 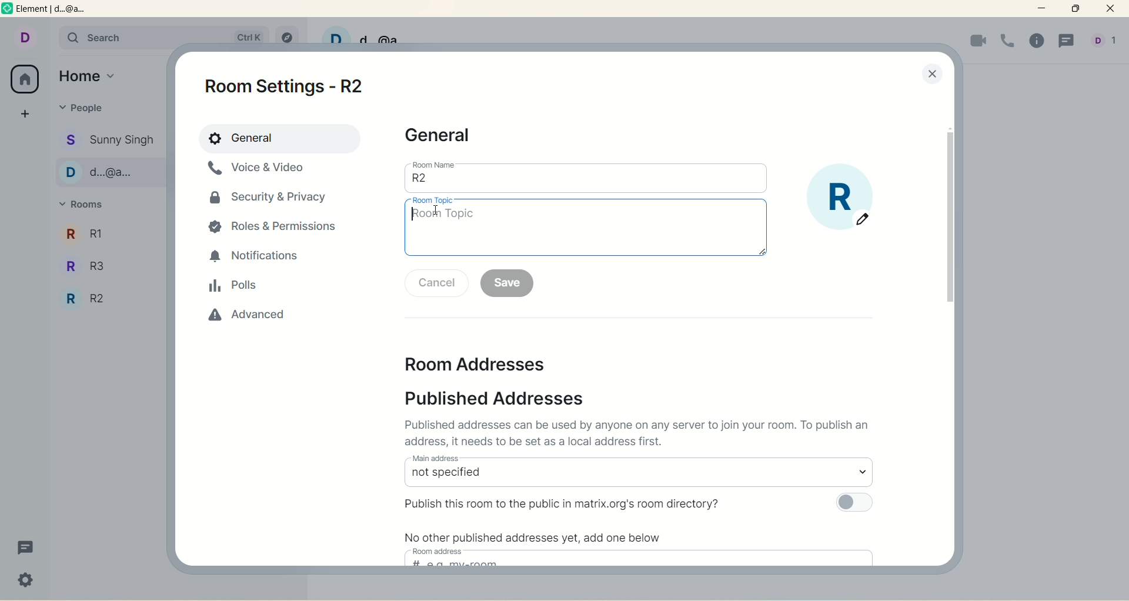 What do you see at coordinates (241, 320) in the screenshot?
I see `advanced` at bounding box center [241, 320].